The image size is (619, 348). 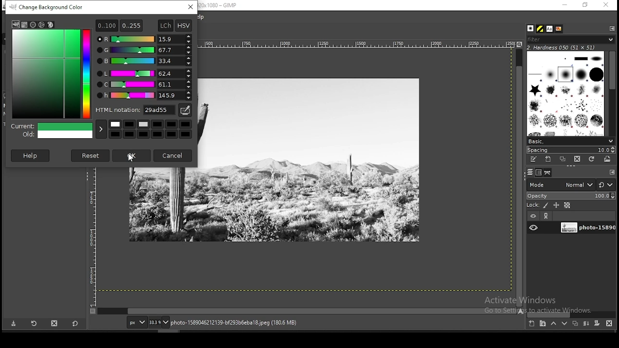 What do you see at coordinates (519, 177) in the screenshot?
I see `scroll bar` at bounding box center [519, 177].